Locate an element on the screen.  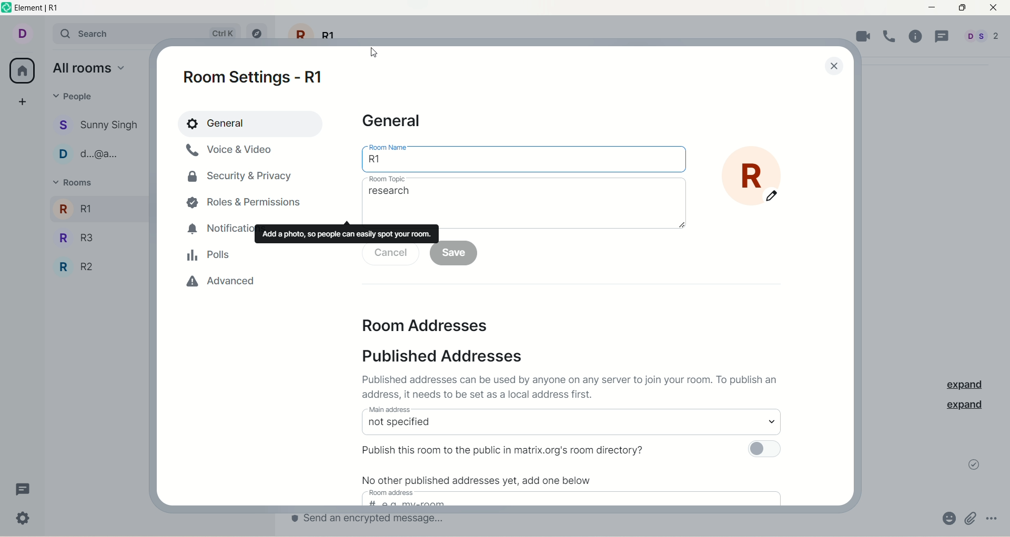
close is located at coordinates (995, 9).